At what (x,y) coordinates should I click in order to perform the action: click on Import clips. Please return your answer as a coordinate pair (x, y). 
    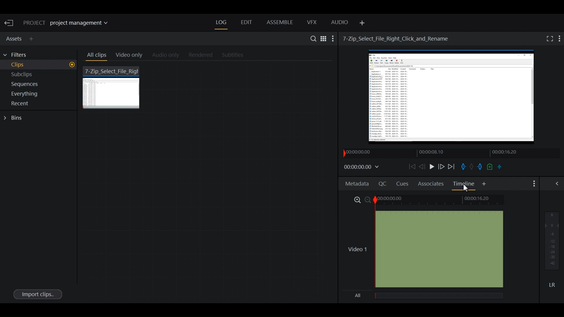
    Looking at the image, I should click on (37, 294).